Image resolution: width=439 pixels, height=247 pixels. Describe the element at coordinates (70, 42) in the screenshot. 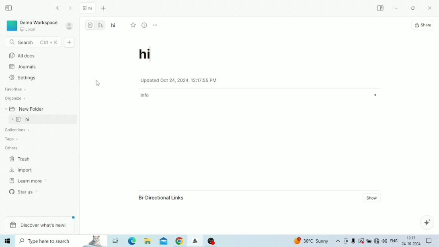

I see `New doc` at that location.